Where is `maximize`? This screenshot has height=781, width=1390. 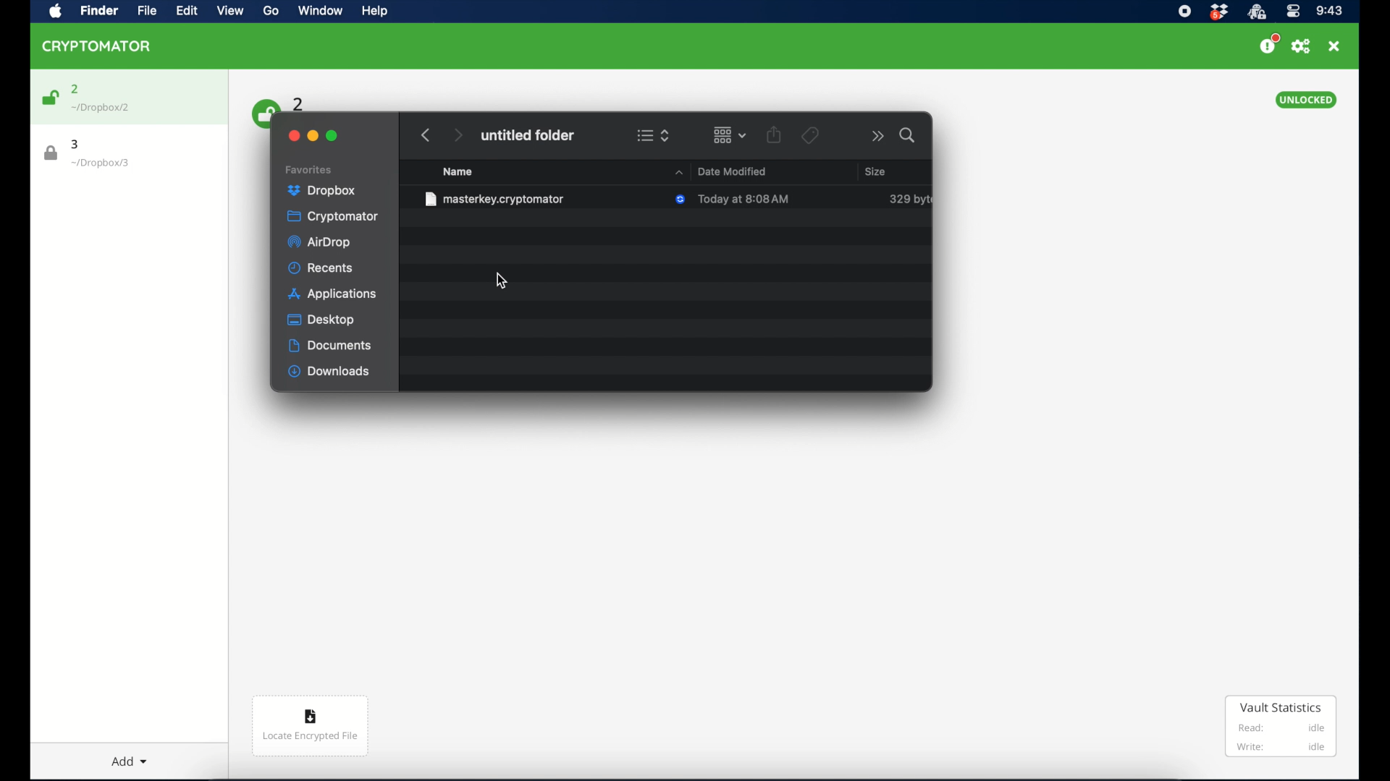
maximize is located at coordinates (332, 136).